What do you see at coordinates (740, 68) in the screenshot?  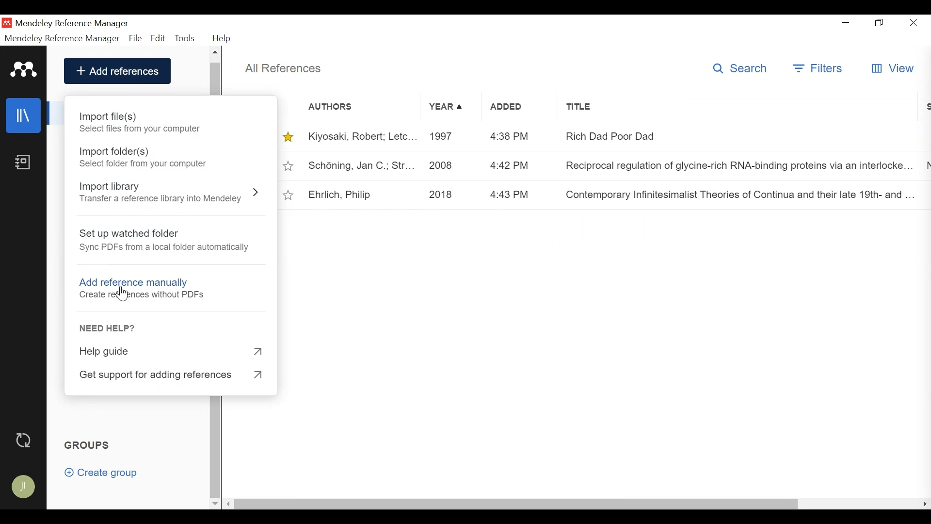 I see `Search` at bounding box center [740, 68].